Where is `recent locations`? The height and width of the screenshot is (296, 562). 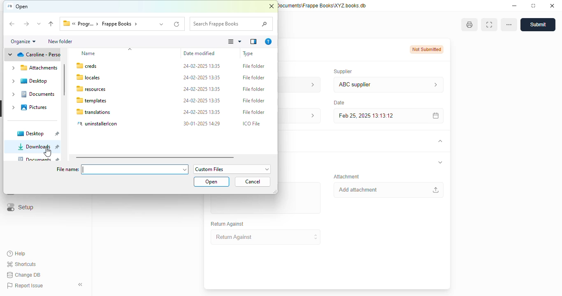
recent locations is located at coordinates (39, 24).